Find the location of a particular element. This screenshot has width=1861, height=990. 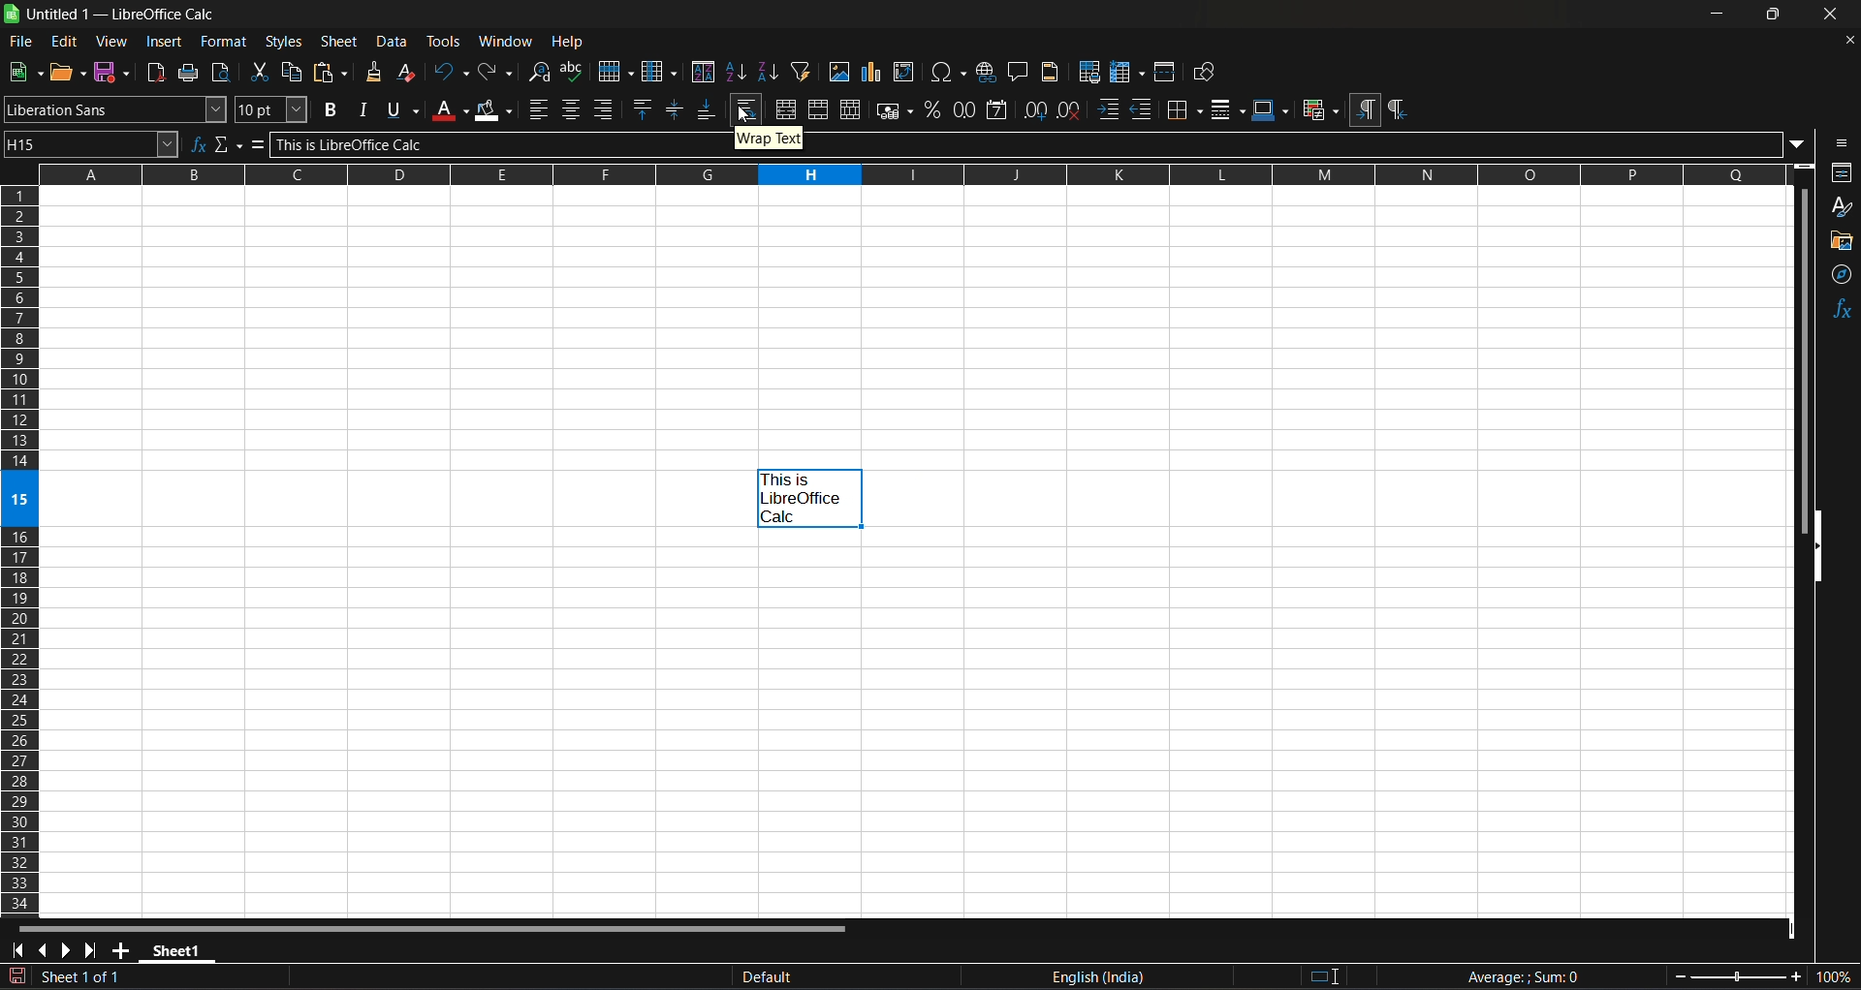

wrap text is located at coordinates (745, 109).